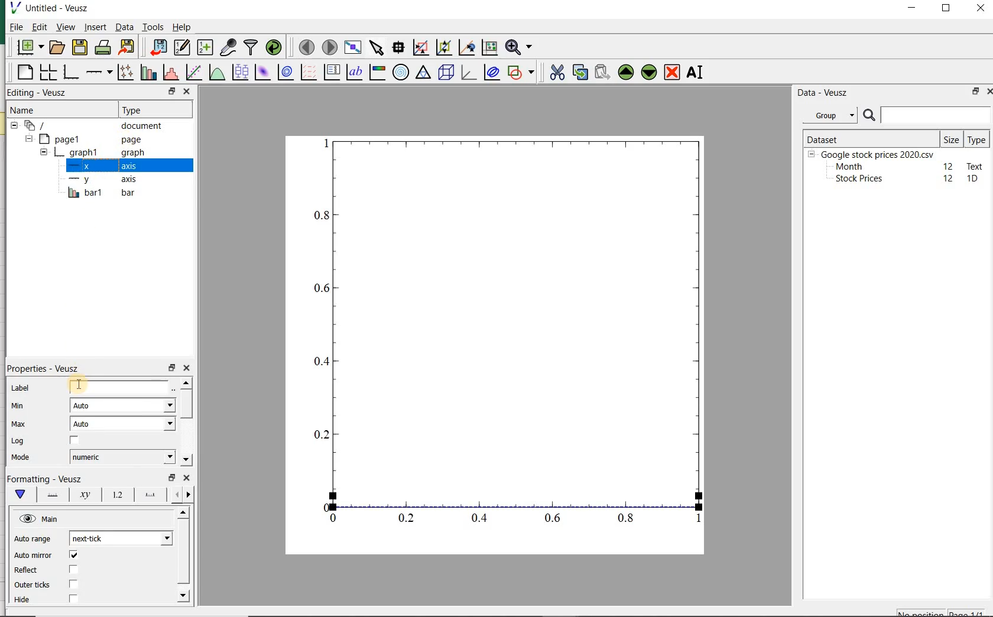  Describe the element at coordinates (873, 154) in the screenshot. I see `Google stock prices 2020.csv` at that location.